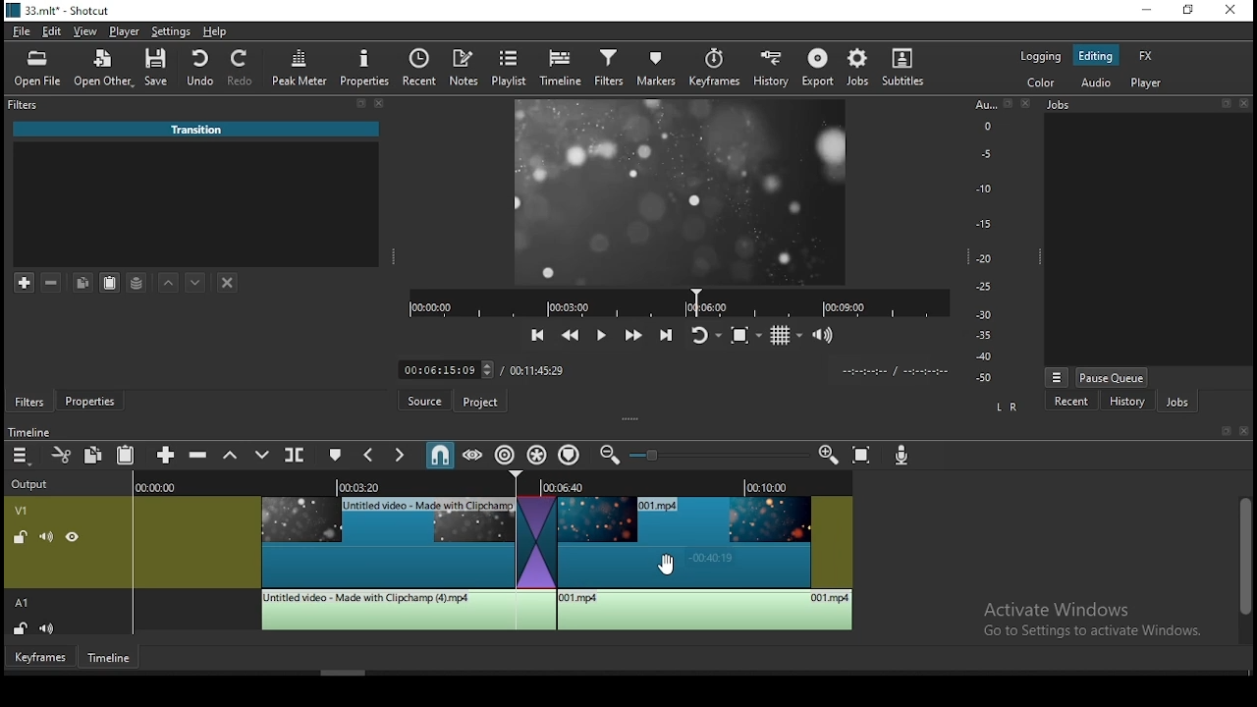  Describe the element at coordinates (666, 336) in the screenshot. I see `skip to next point` at that location.